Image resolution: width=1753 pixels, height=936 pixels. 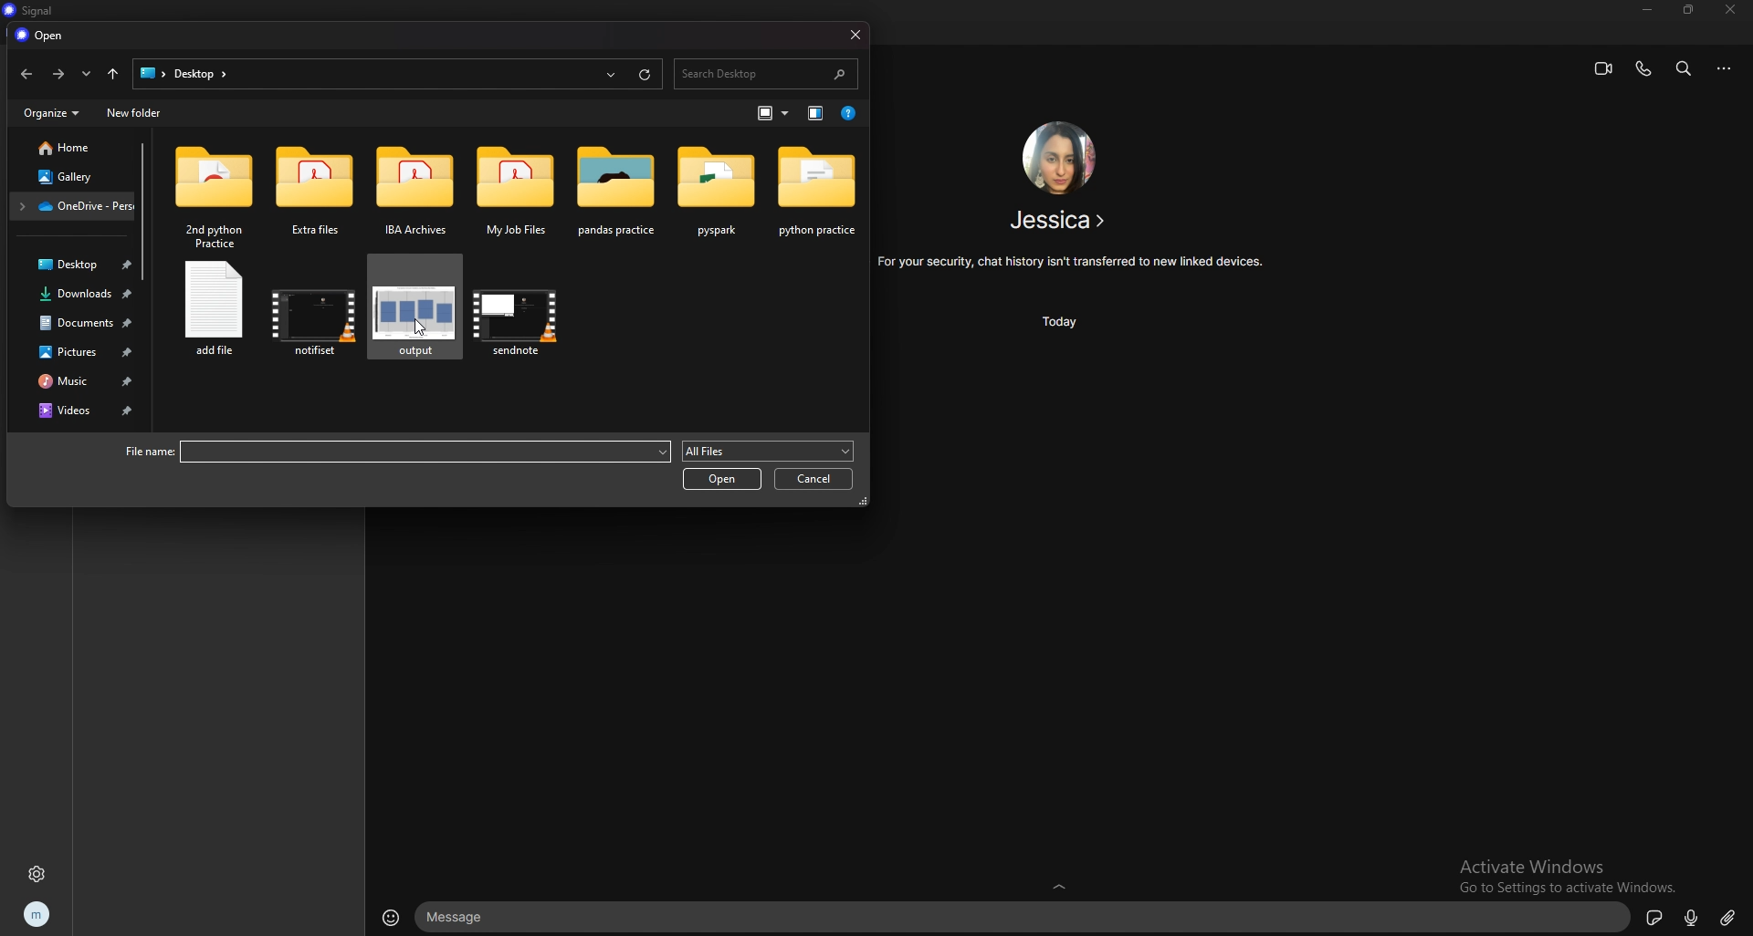 I want to click on sticker, so click(x=1653, y=918).